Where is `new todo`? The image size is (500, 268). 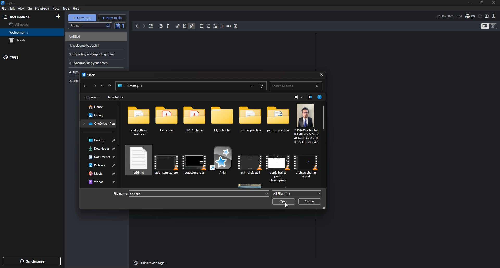
new todo is located at coordinates (112, 17).